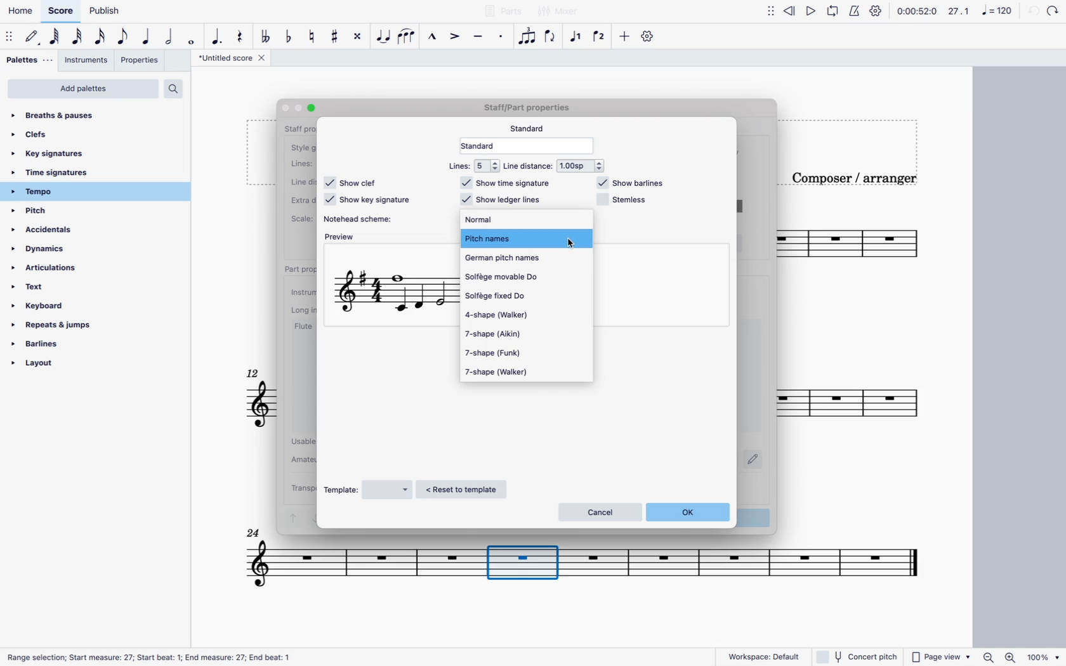  I want to click on 4-shape, so click(510, 315).